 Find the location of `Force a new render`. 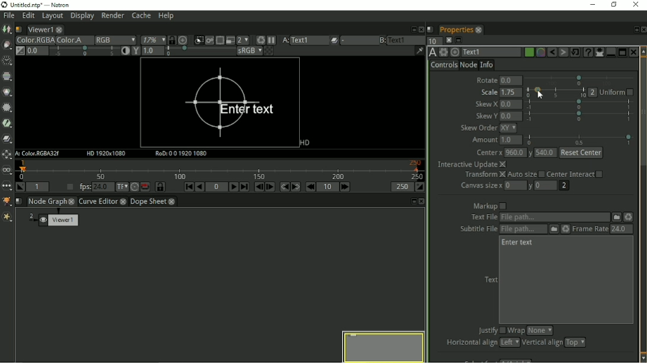

Force a new render is located at coordinates (260, 40).